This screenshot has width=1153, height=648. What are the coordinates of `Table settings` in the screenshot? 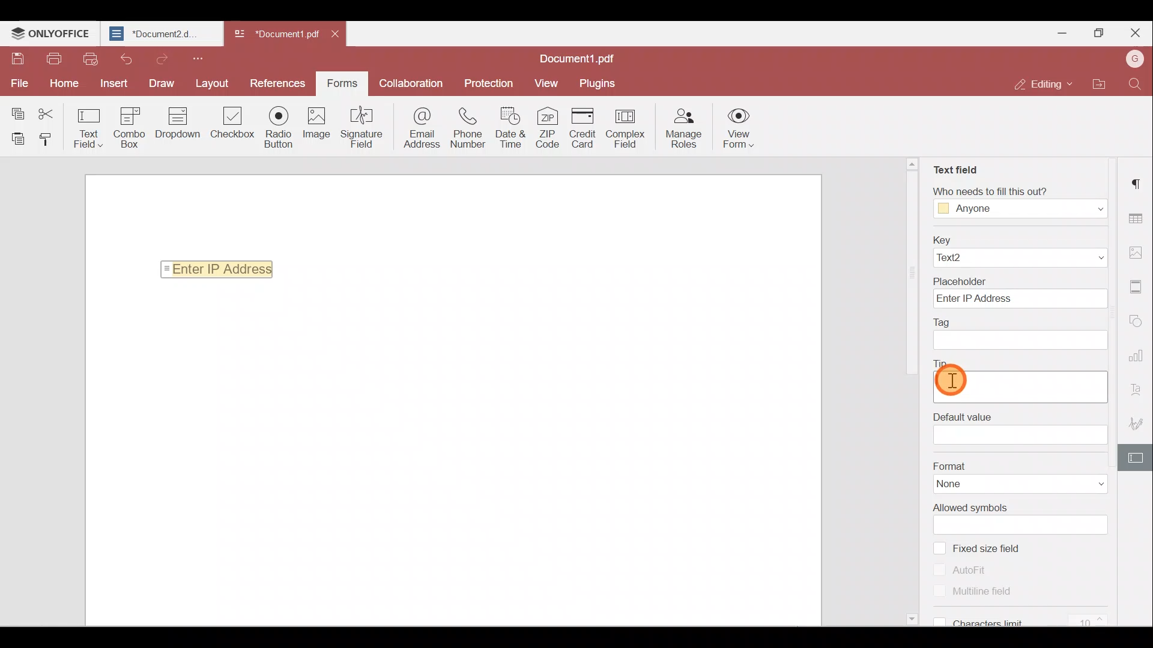 It's located at (1137, 215).